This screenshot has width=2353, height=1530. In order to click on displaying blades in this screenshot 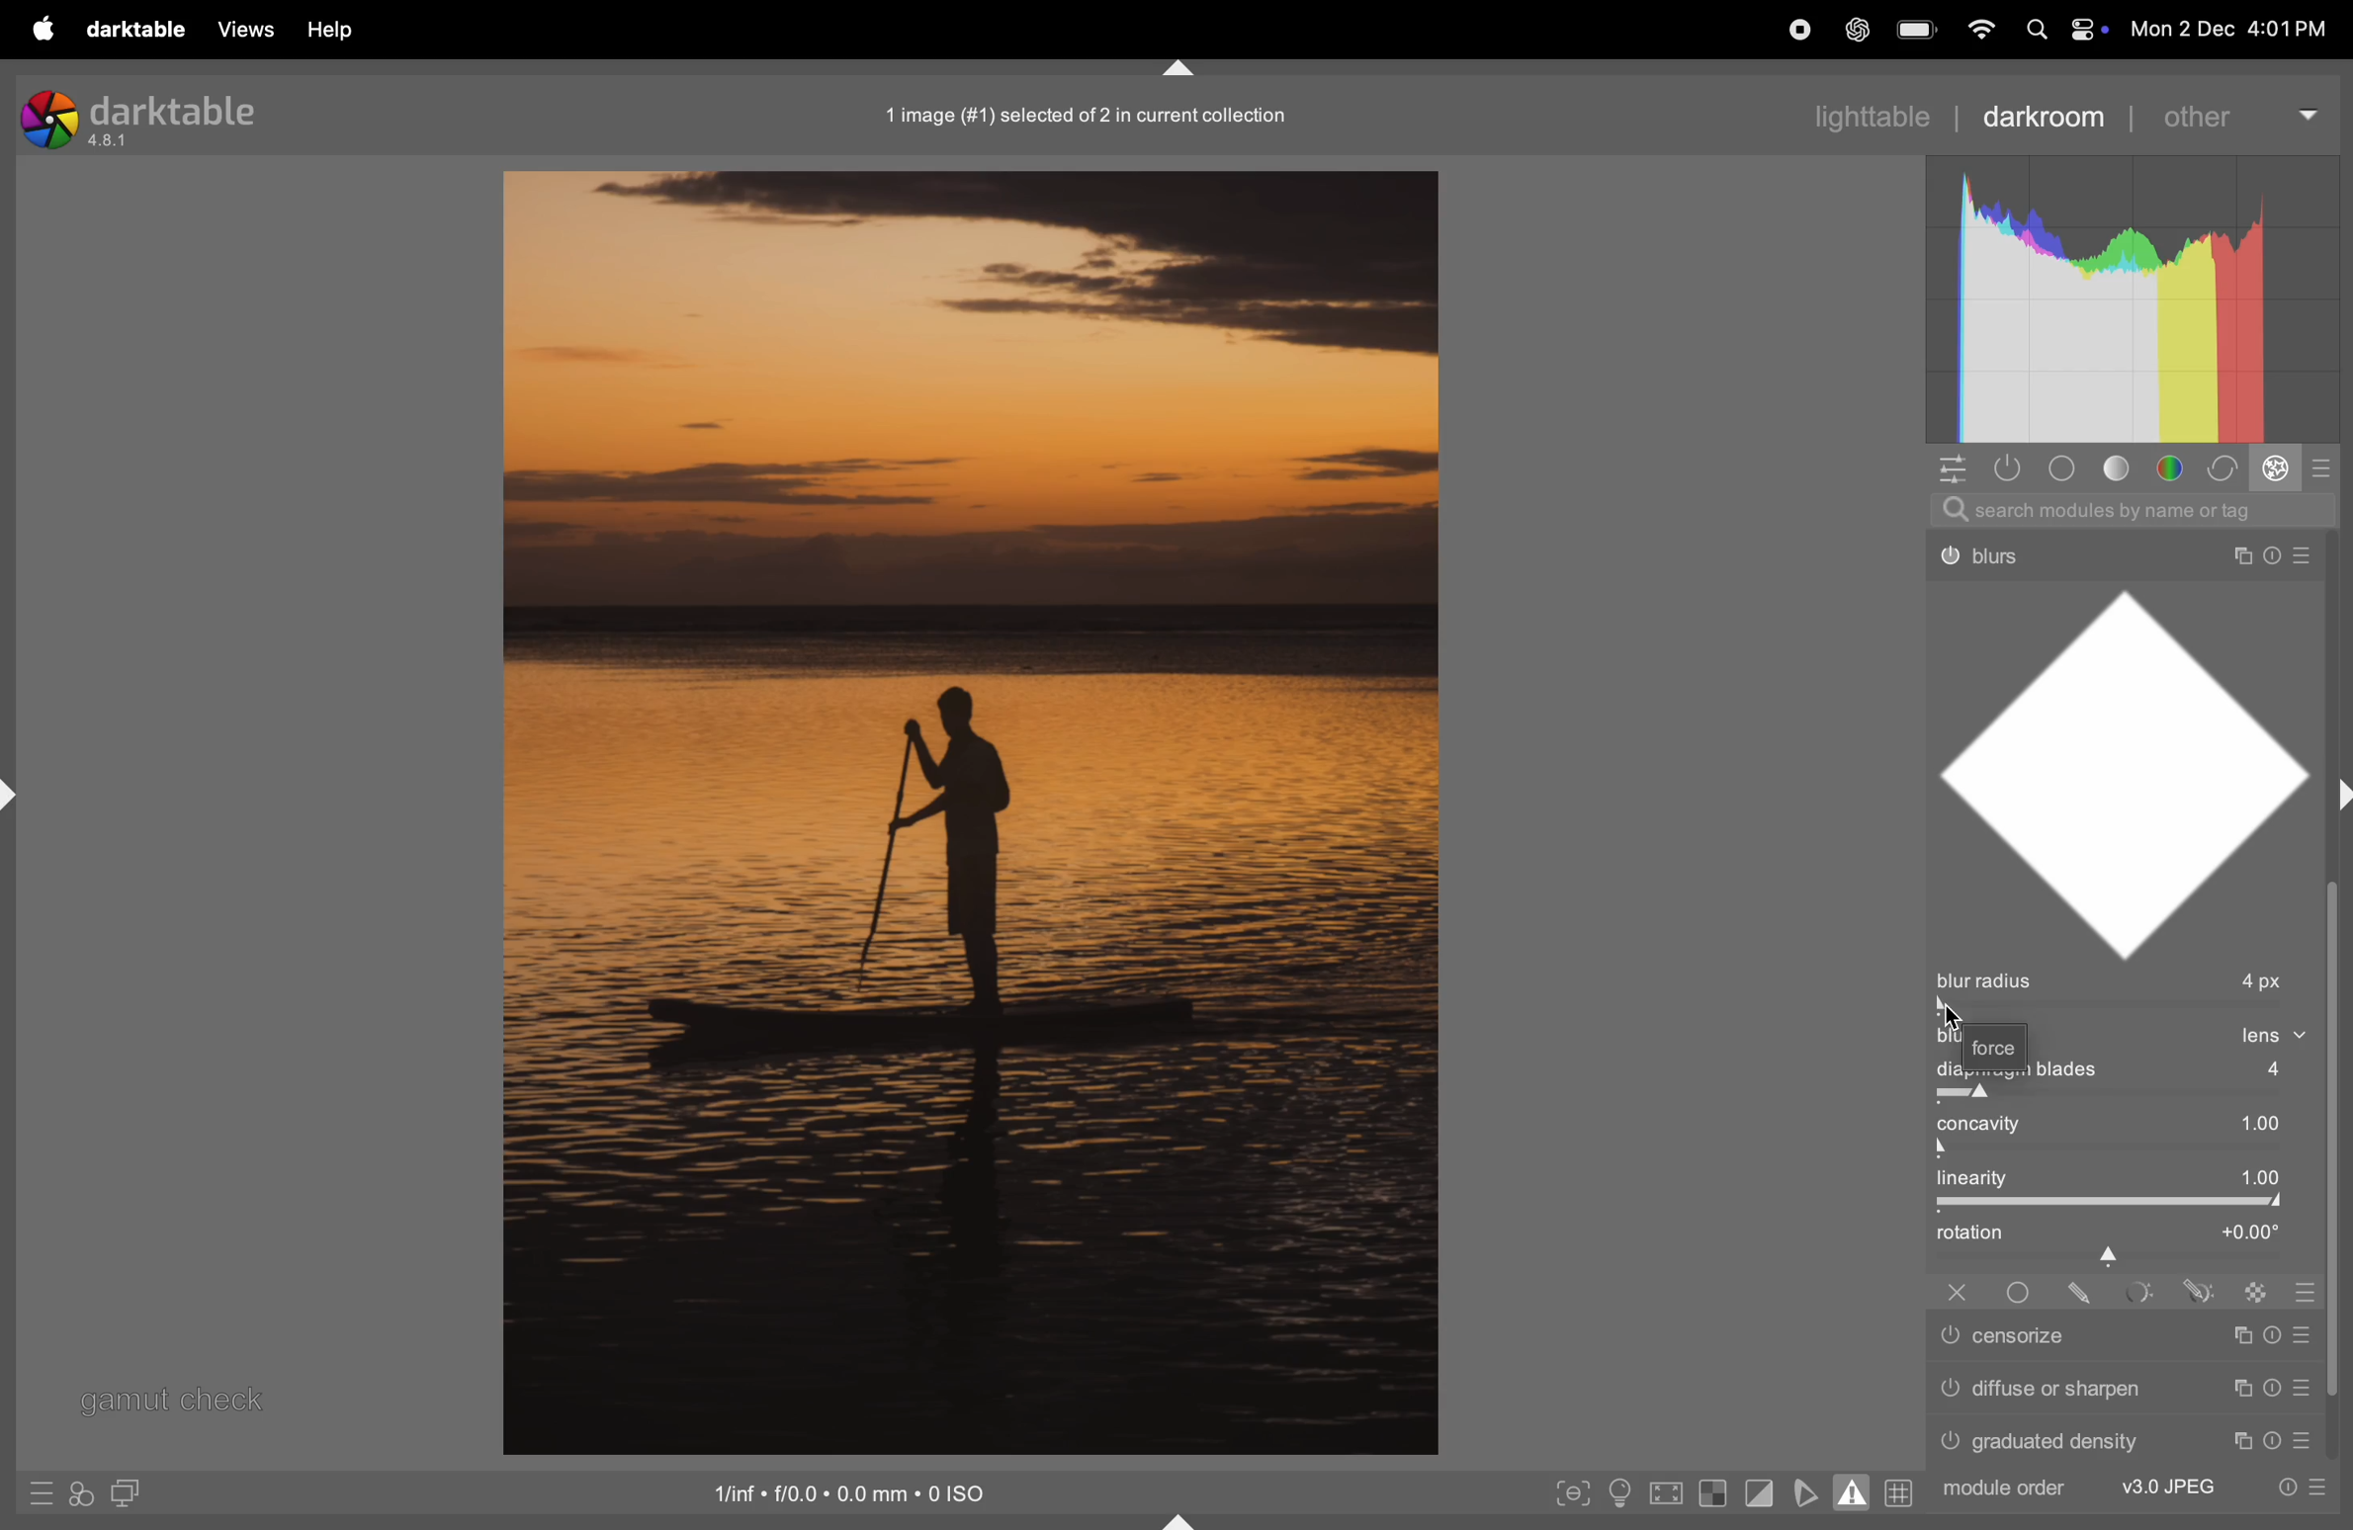, I will do `click(2141, 1071)`.